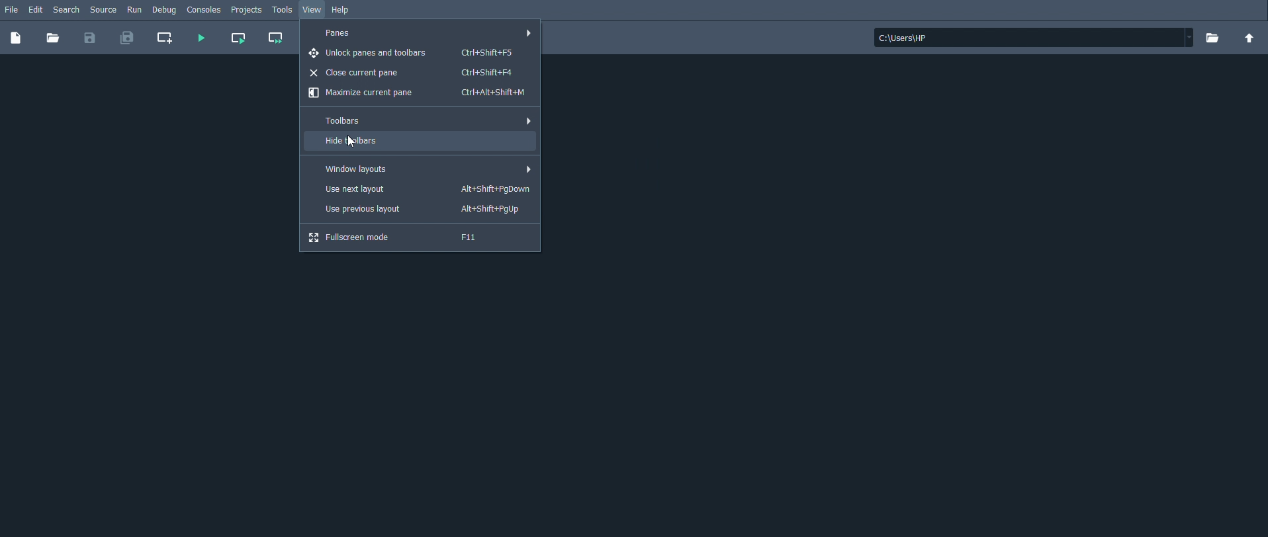  Describe the element at coordinates (414, 52) in the screenshot. I see `Unlock panes and toolbars` at that location.